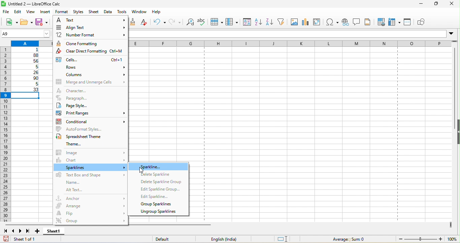 This screenshot has width=460, height=243. What do you see at coordinates (356, 22) in the screenshot?
I see `comment` at bounding box center [356, 22].